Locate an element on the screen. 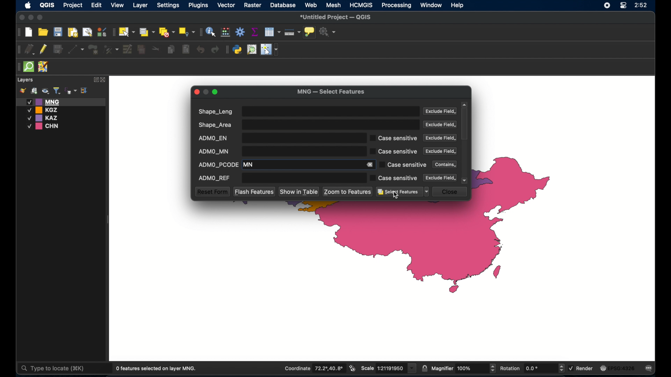 This screenshot has width=671, height=377. toolbox is located at coordinates (240, 32).